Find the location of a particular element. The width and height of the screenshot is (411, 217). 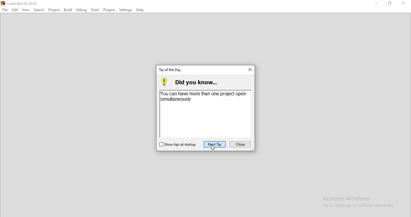

tab title is located at coordinates (171, 70).